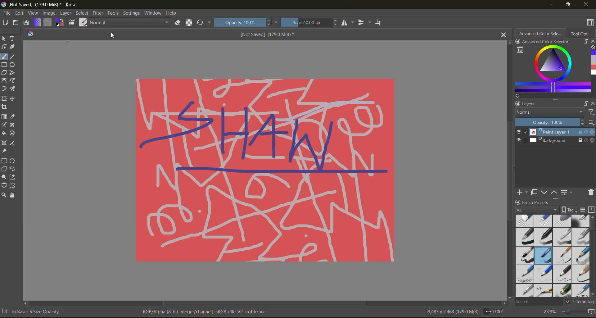  I want to click on lock docker, so click(519, 202).